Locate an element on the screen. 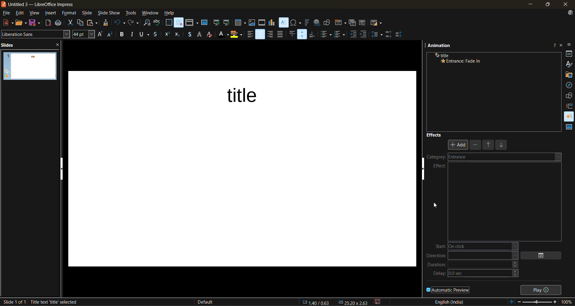  click to save is located at coordinates (379, 302).